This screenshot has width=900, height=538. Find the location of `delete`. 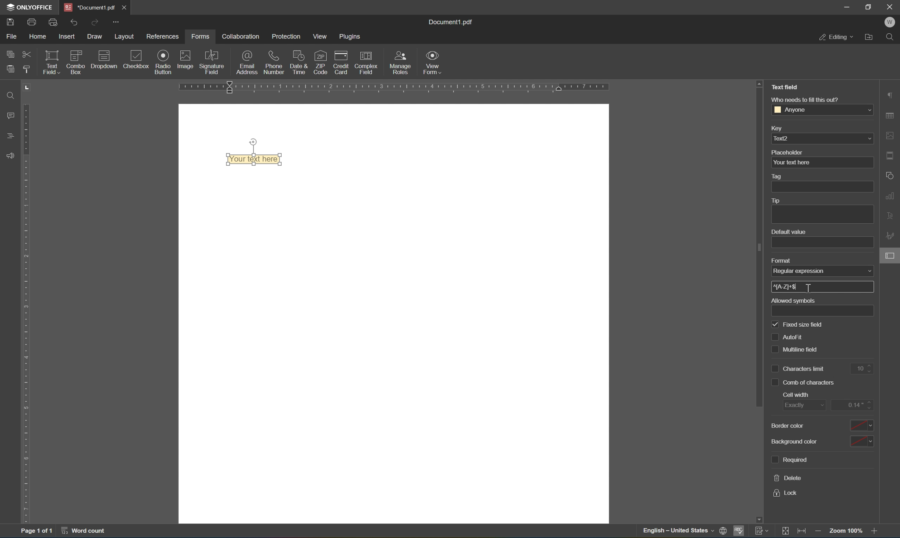

delete is located at coordinates (787, 478).